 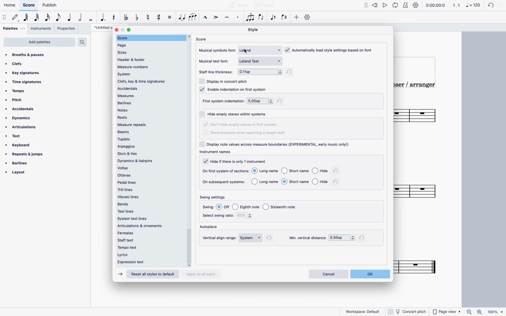 What do you see at coordinates (148, 45) in the screenshot?
I see `page` at bounding box center [148, 45].